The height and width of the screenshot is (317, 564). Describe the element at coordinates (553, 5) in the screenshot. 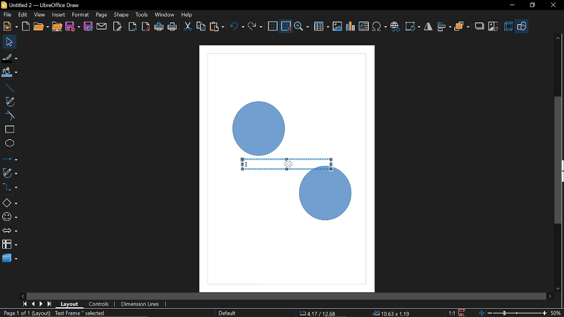

I see `CLose` at that location.